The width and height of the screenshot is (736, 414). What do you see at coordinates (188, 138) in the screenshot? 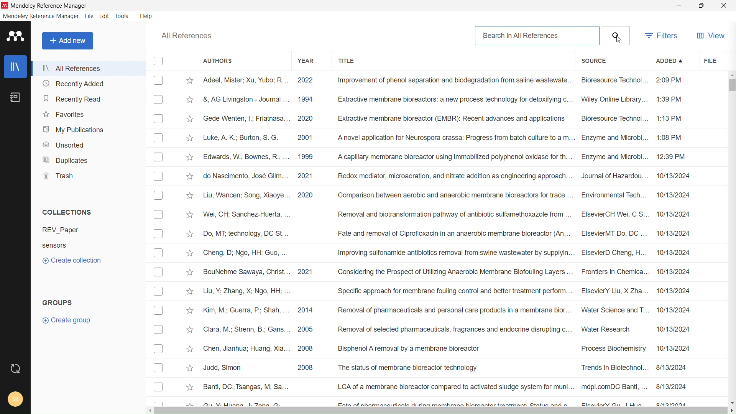
I see `Add to favorites` at bounding box center [188, 138].